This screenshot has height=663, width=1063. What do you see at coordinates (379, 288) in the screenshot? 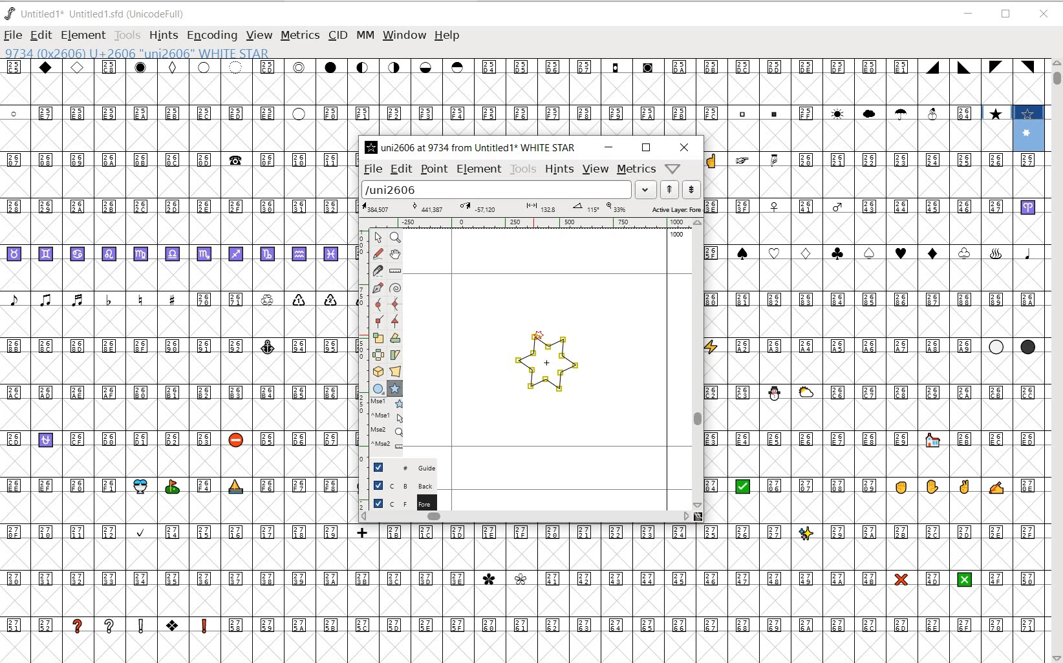
I see `ADD A POINT` at bounding box center [379, 288].